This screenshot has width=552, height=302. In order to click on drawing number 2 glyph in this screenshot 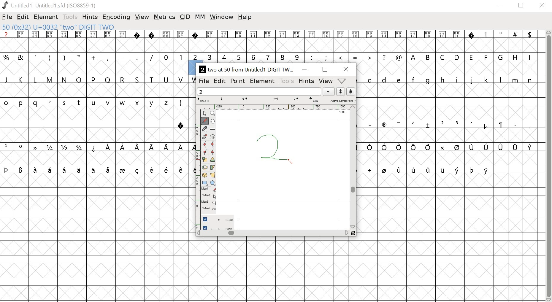, I will do `click(272, 150)`.